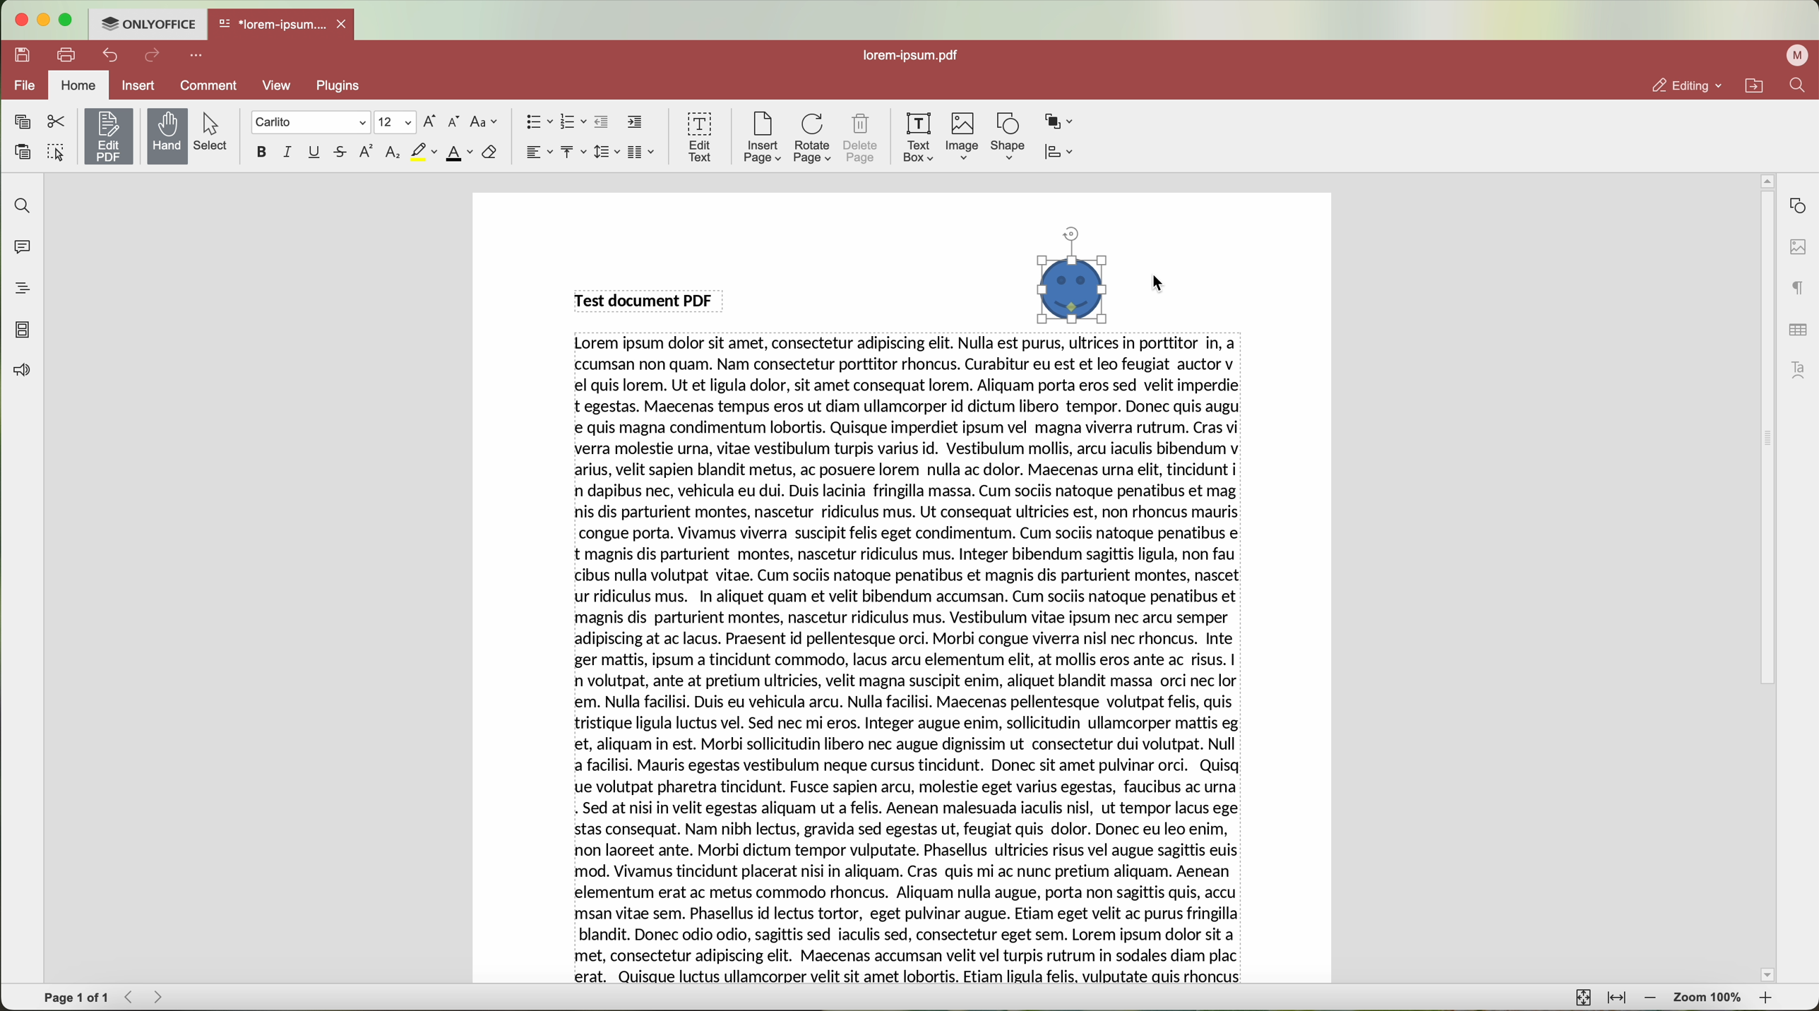 The width and height of the screenshot is (1819, 1011). I want to click on Text Art settings, so click(1800, 368).